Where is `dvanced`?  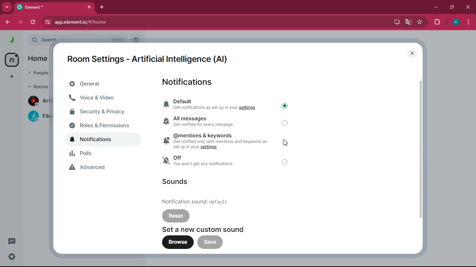
dvanced is located at coordinates (102, 168).